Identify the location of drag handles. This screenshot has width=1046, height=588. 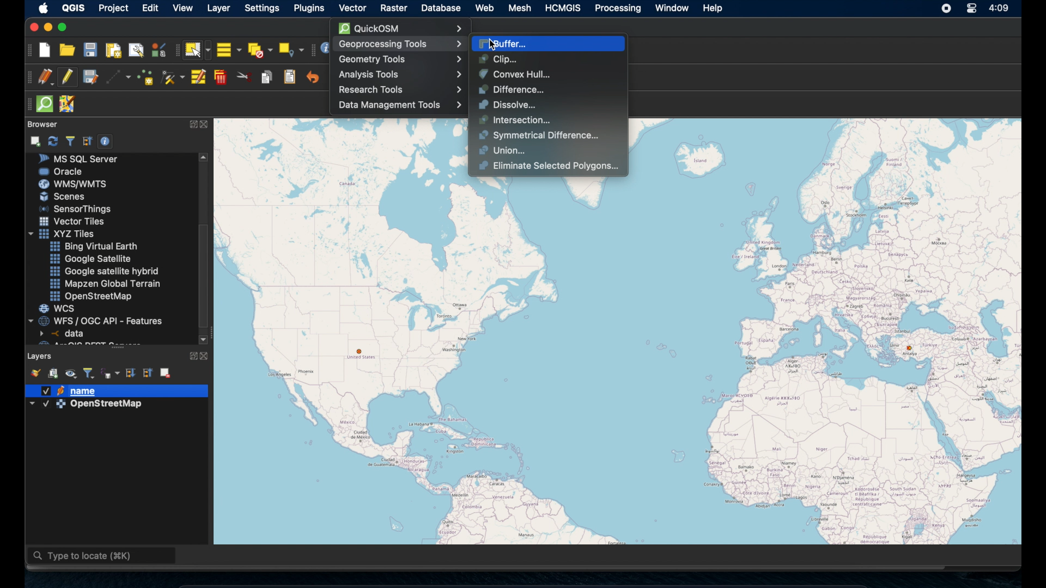
(27, 103).